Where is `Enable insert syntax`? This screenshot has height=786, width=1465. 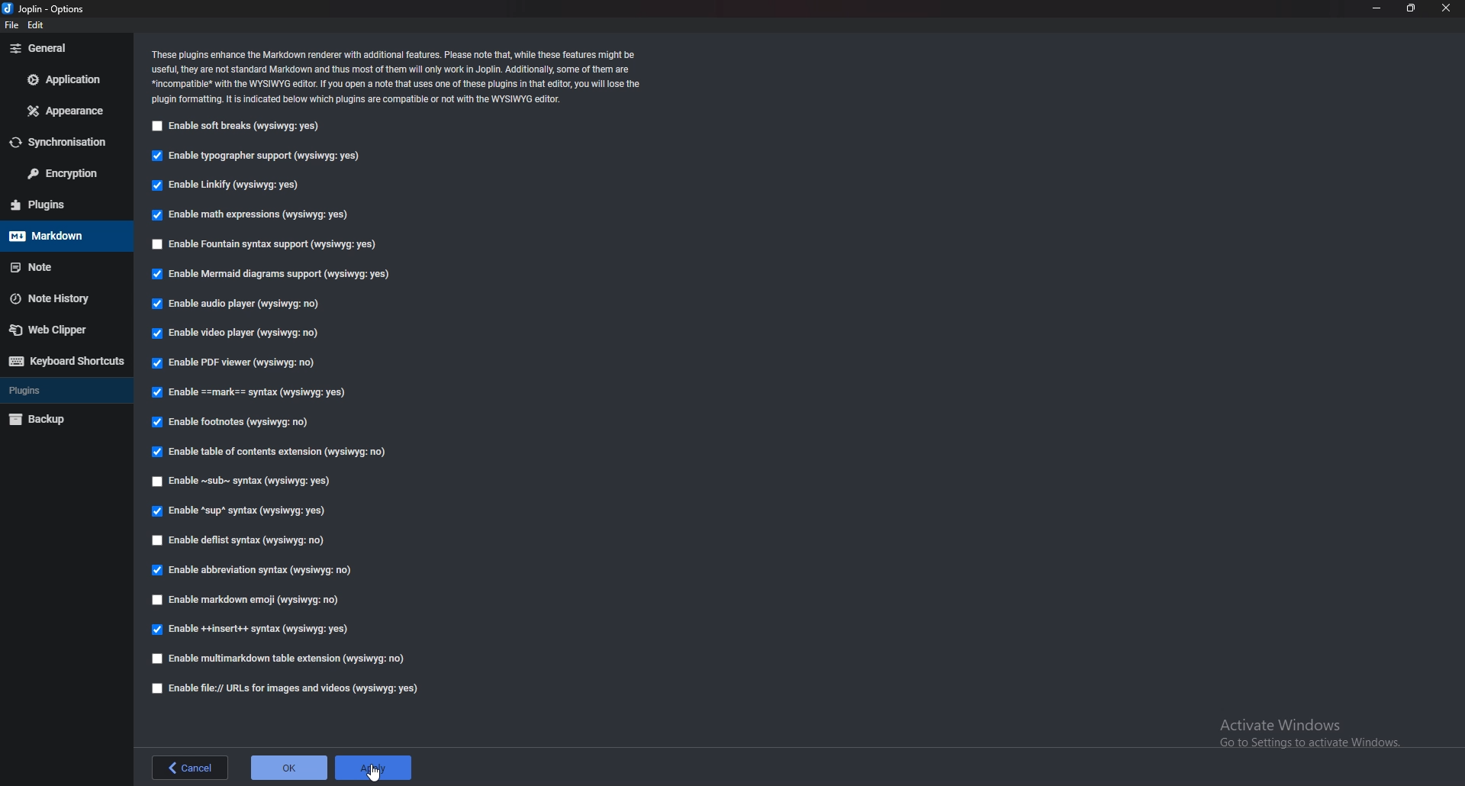
Enable insert syntax is located at coordinates (252, 629).